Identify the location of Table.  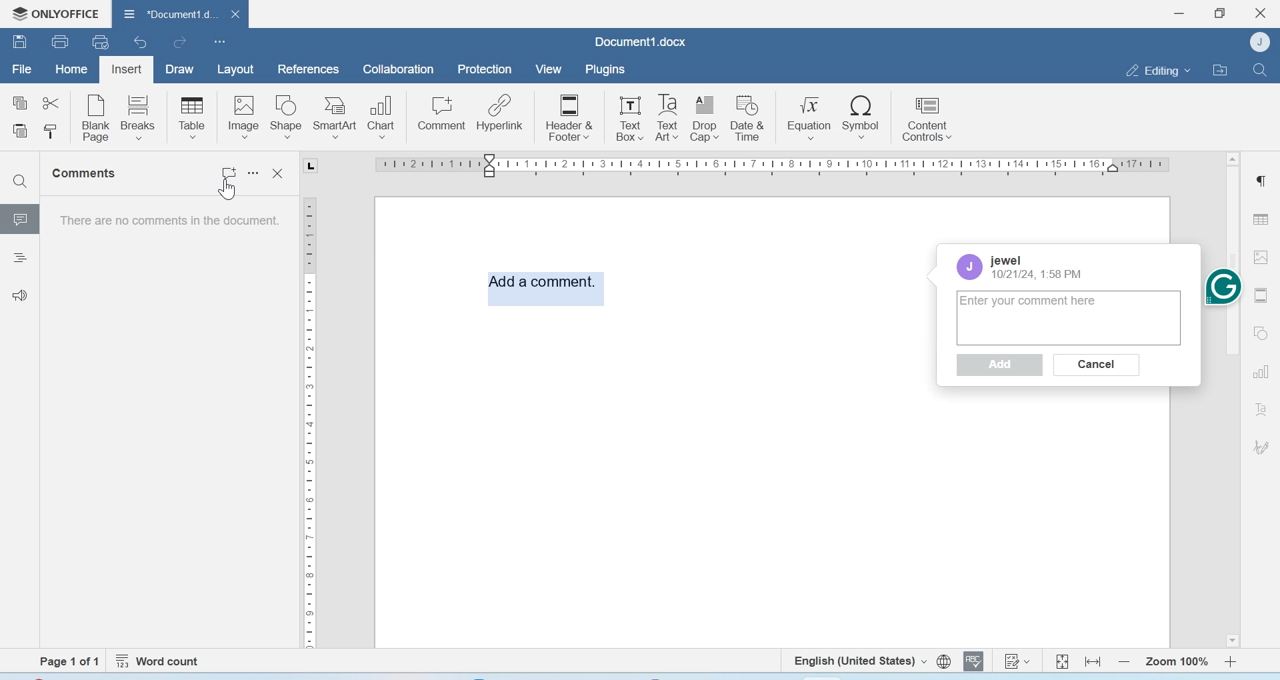
(1261, 219).